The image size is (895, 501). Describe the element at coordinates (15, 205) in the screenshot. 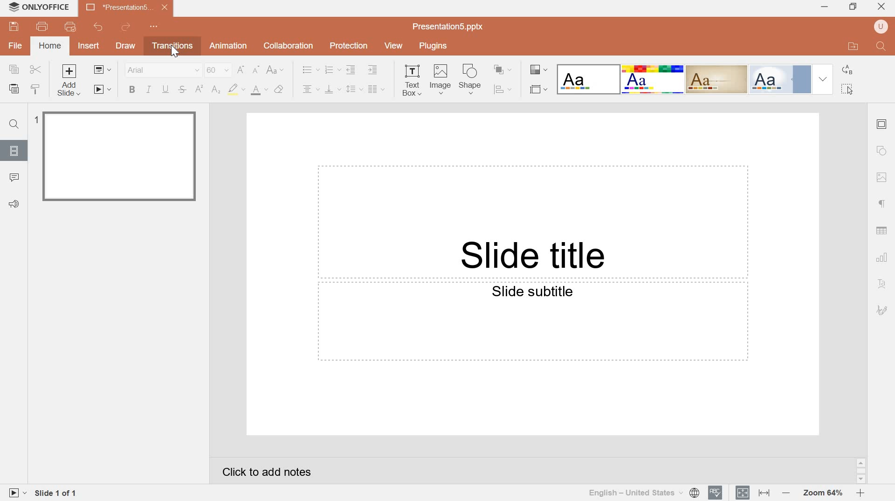

I see `Feedback & support` at that location.